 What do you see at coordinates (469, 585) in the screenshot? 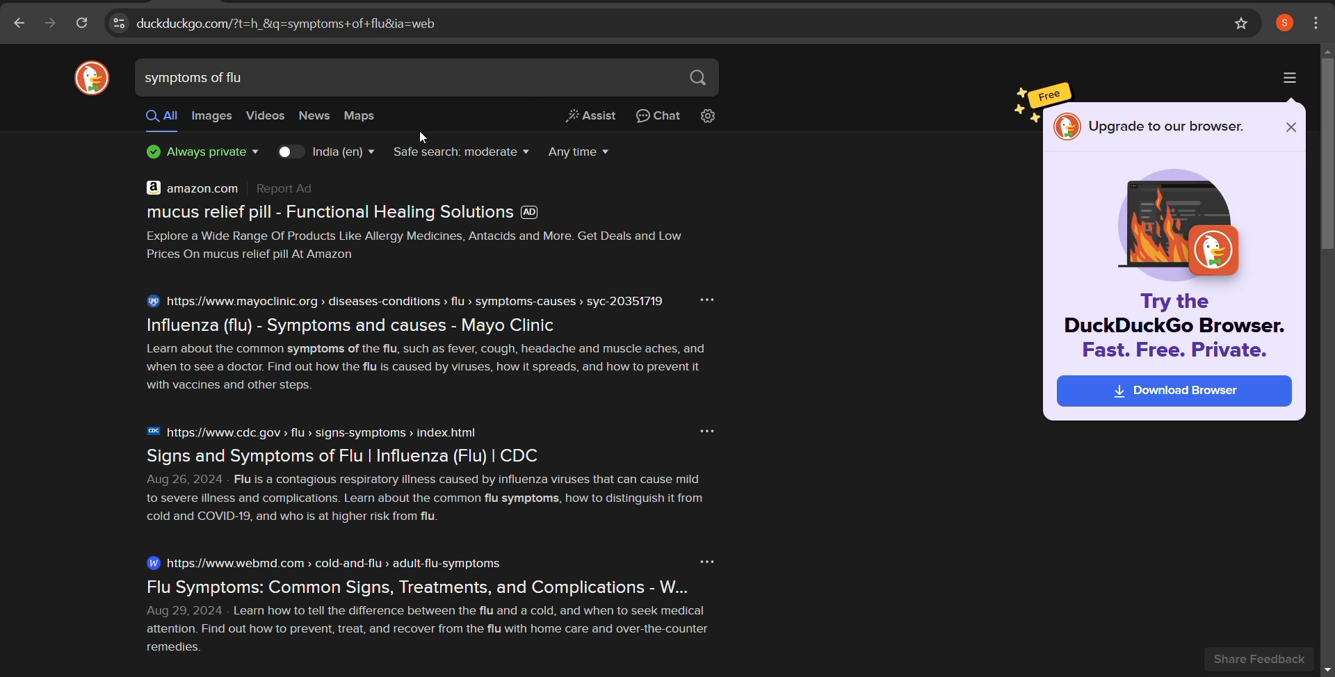
I see `Flu Symptoms: Common Signs, Ireatments, and Complications - W...` at bounding box center [469, 585].